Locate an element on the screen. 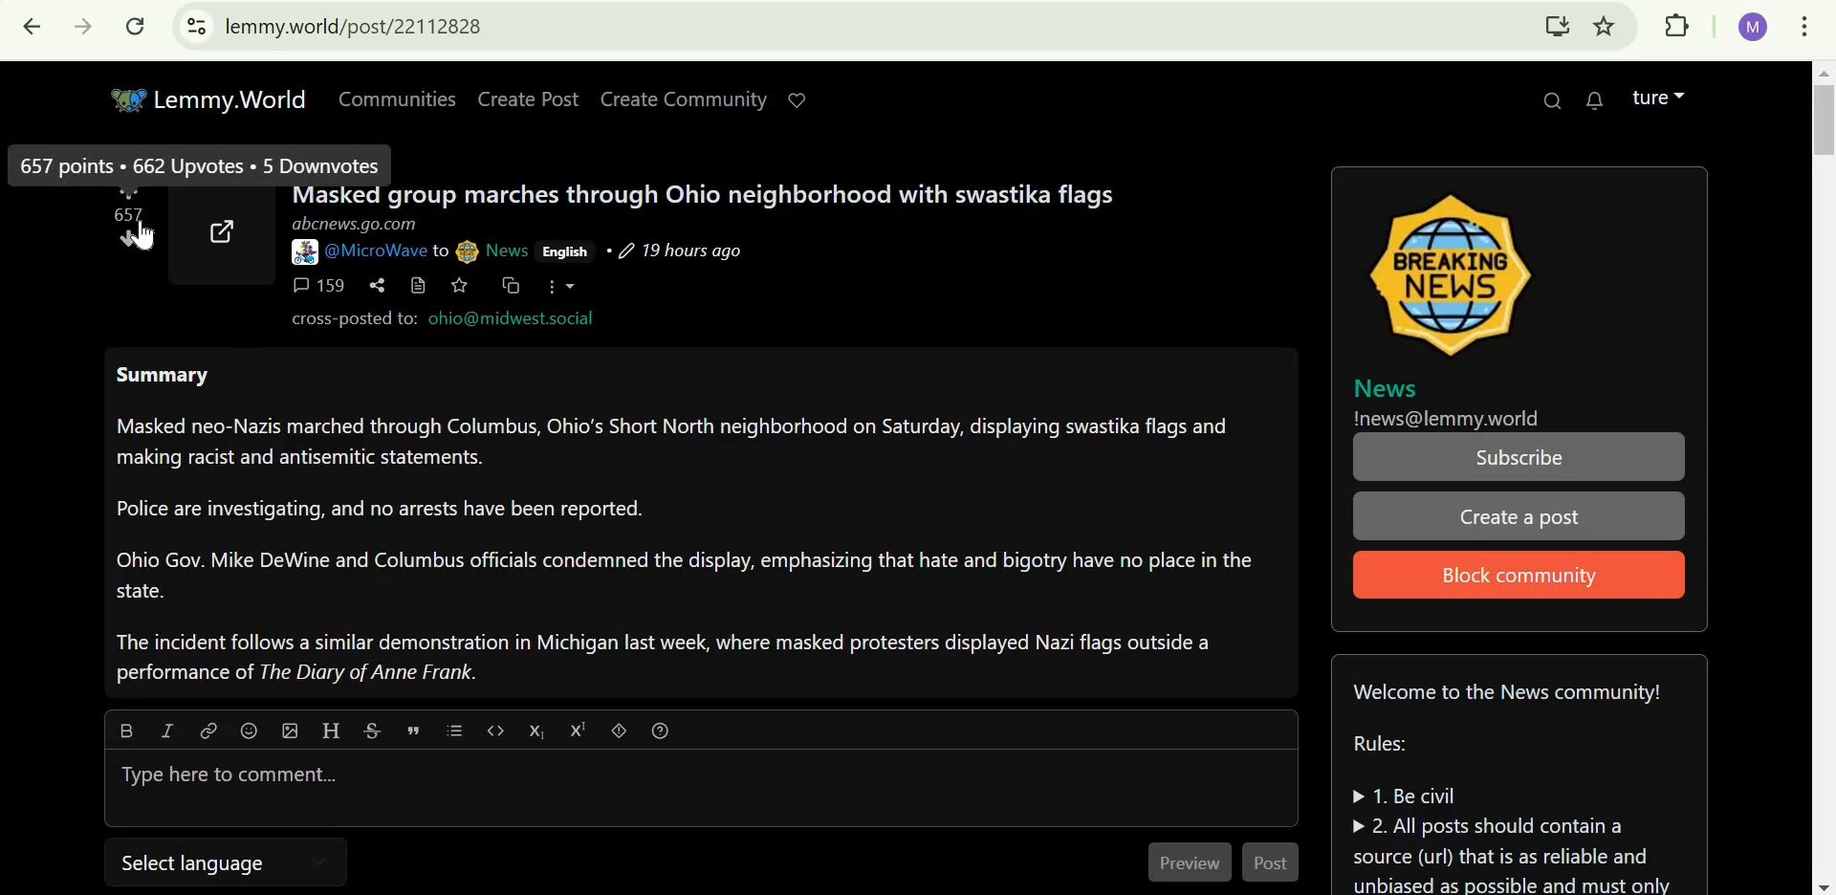 This screenshot has height=895, width=1836. Italic is located at coordinates (165, 730).